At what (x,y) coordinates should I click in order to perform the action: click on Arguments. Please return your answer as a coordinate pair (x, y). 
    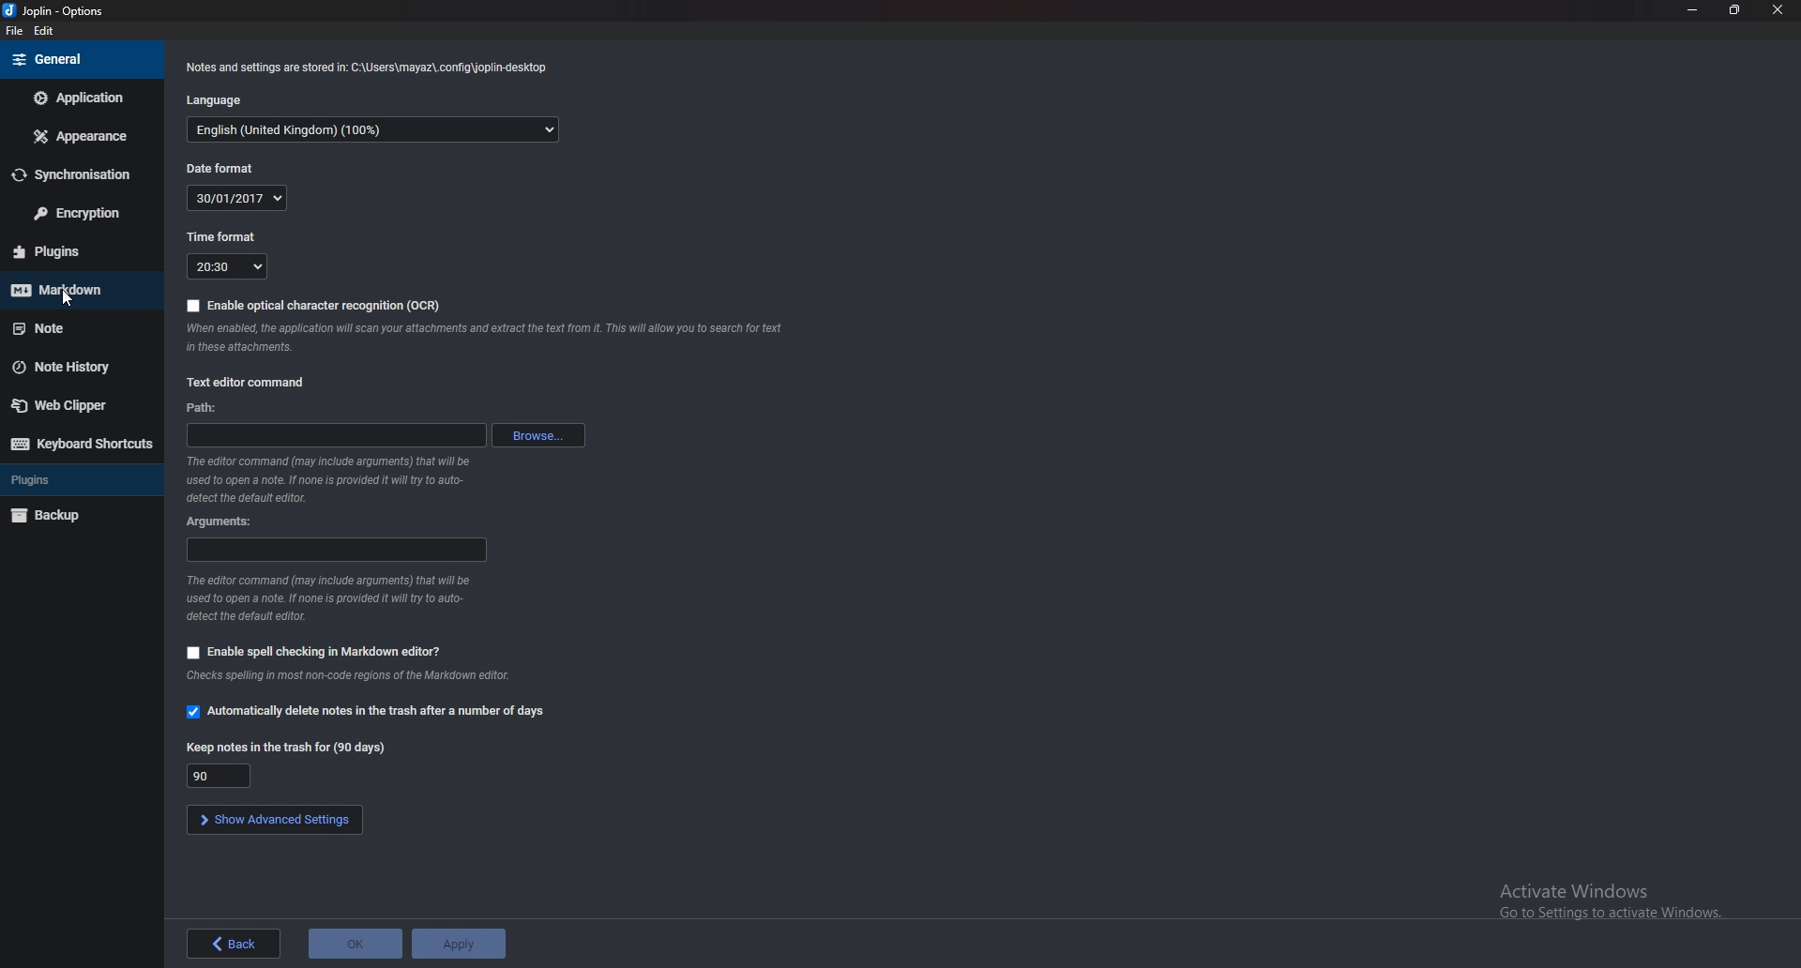
    Looking at the image, I should click on (339, 551).